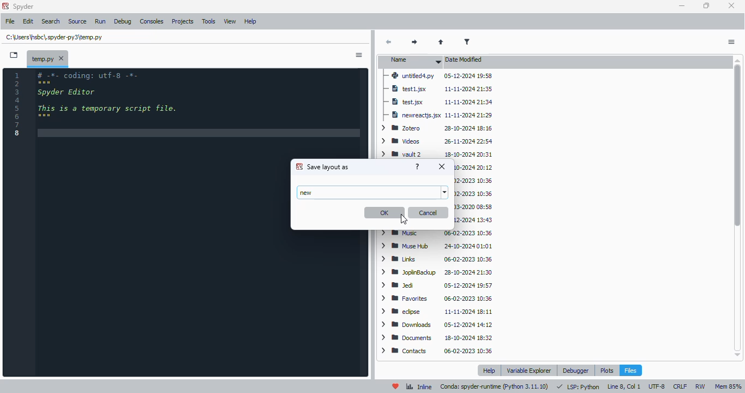 The image size is (745, 393). What do you see at coordinates (729, 386) in the screenshot?
I see `Mem 85%` at bounding box center [729, 386].